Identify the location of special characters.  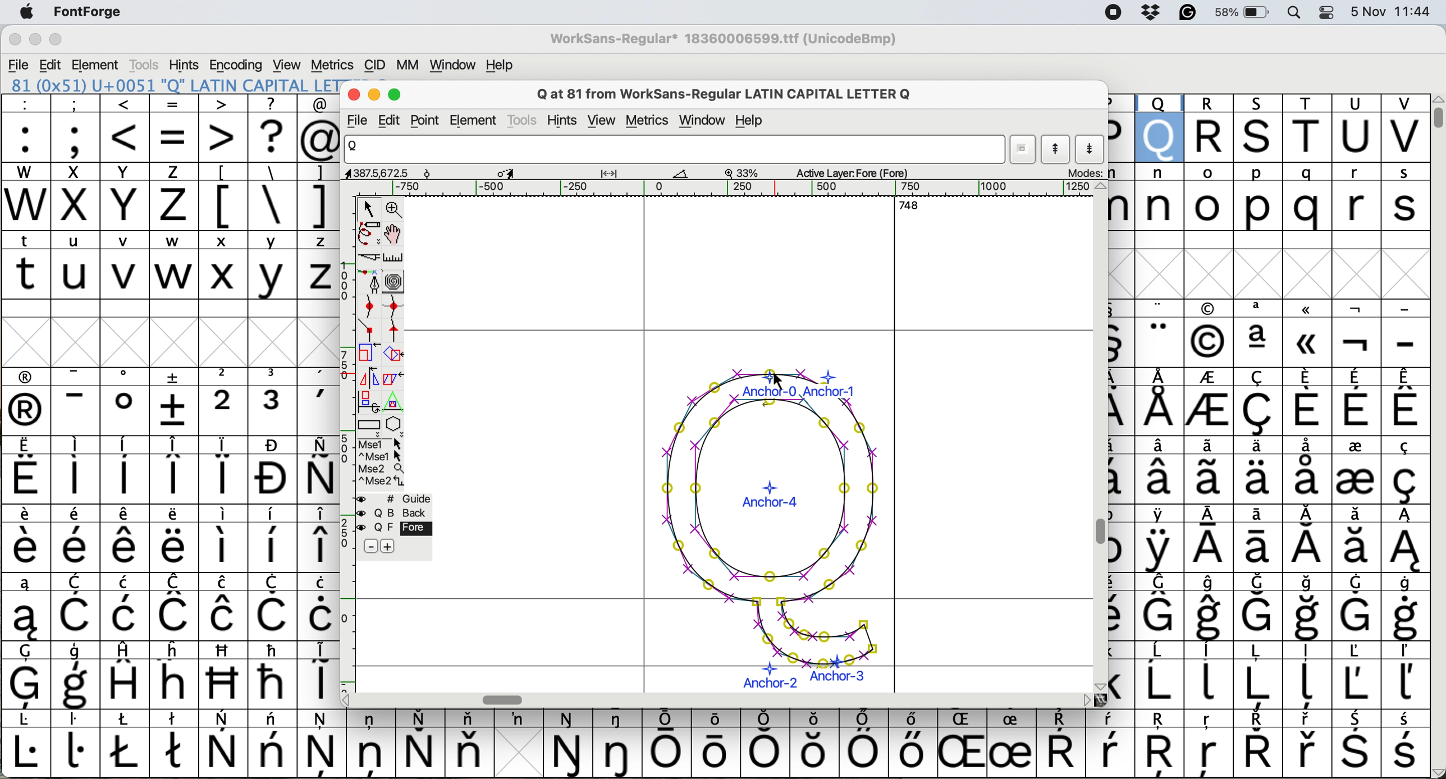
(176, 107).